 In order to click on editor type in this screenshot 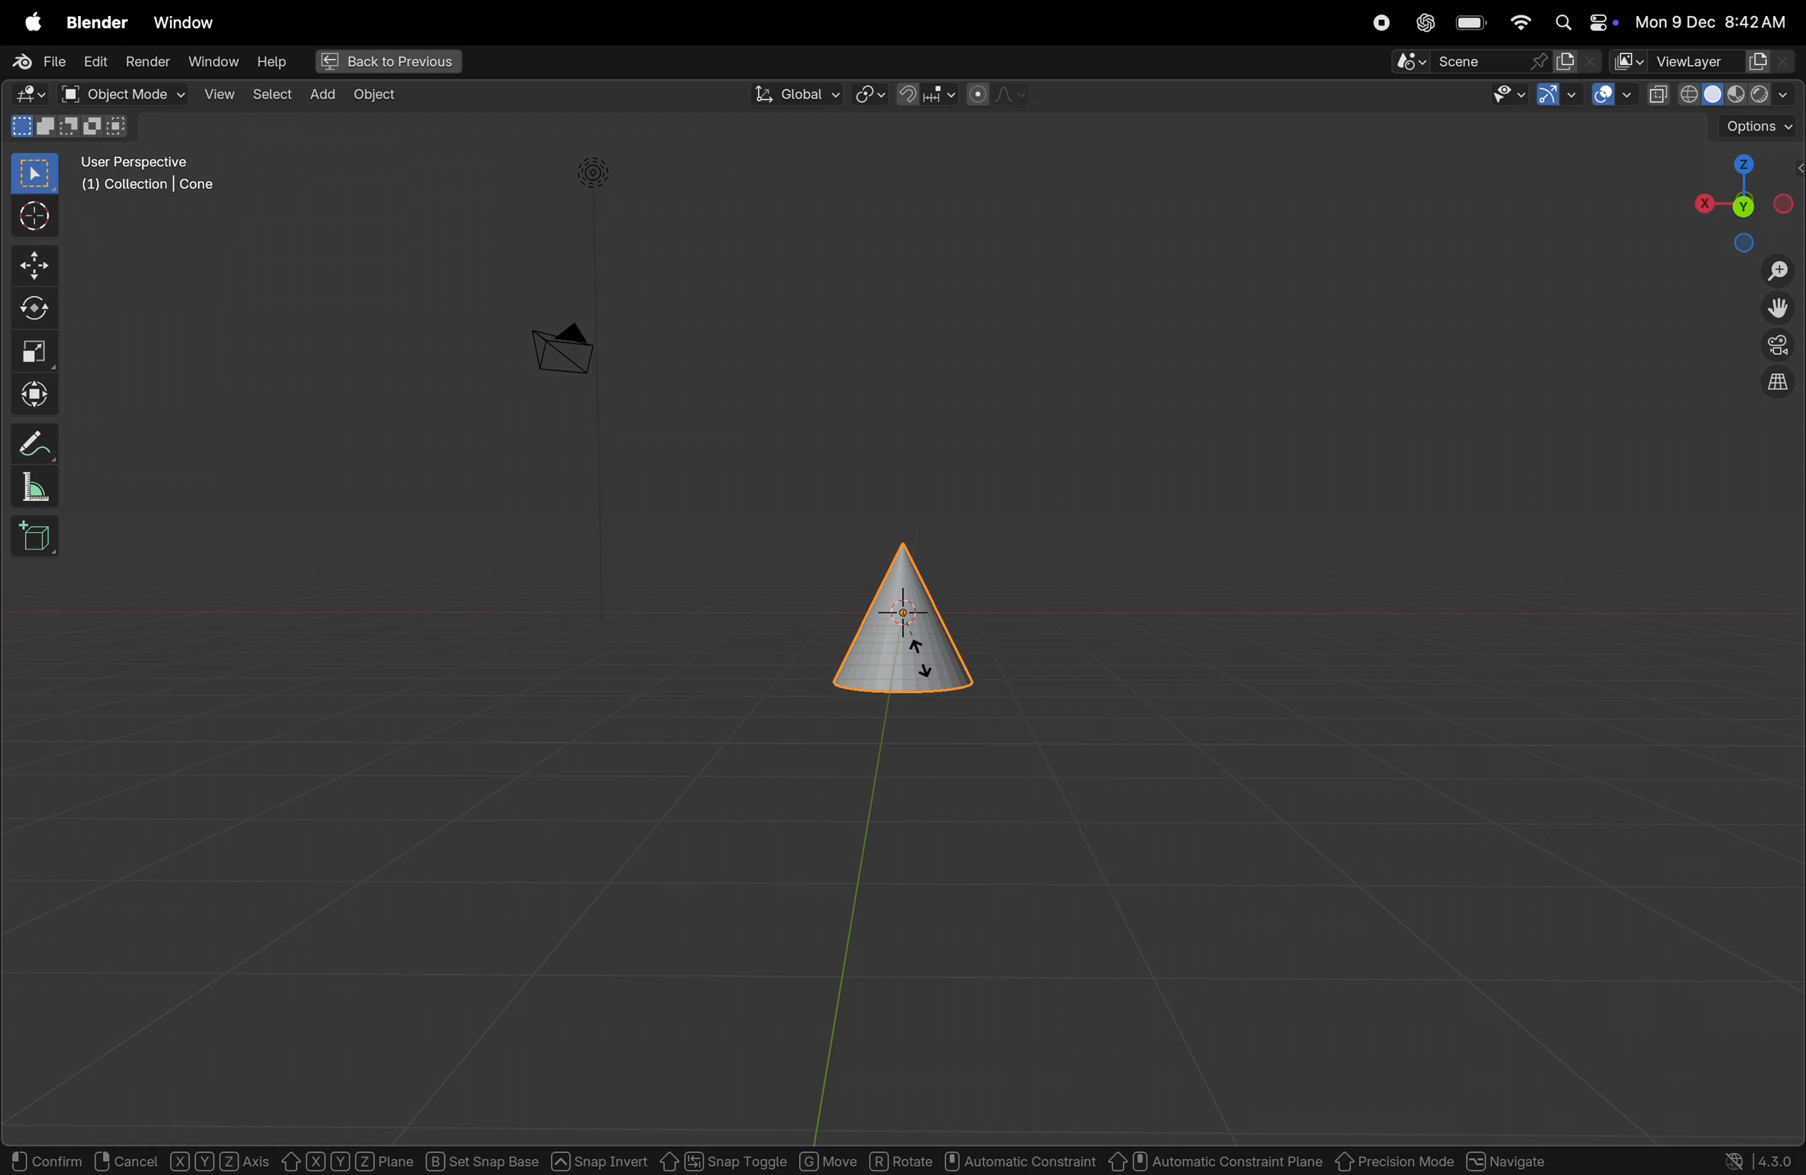, I will do `click(30, 92)`.